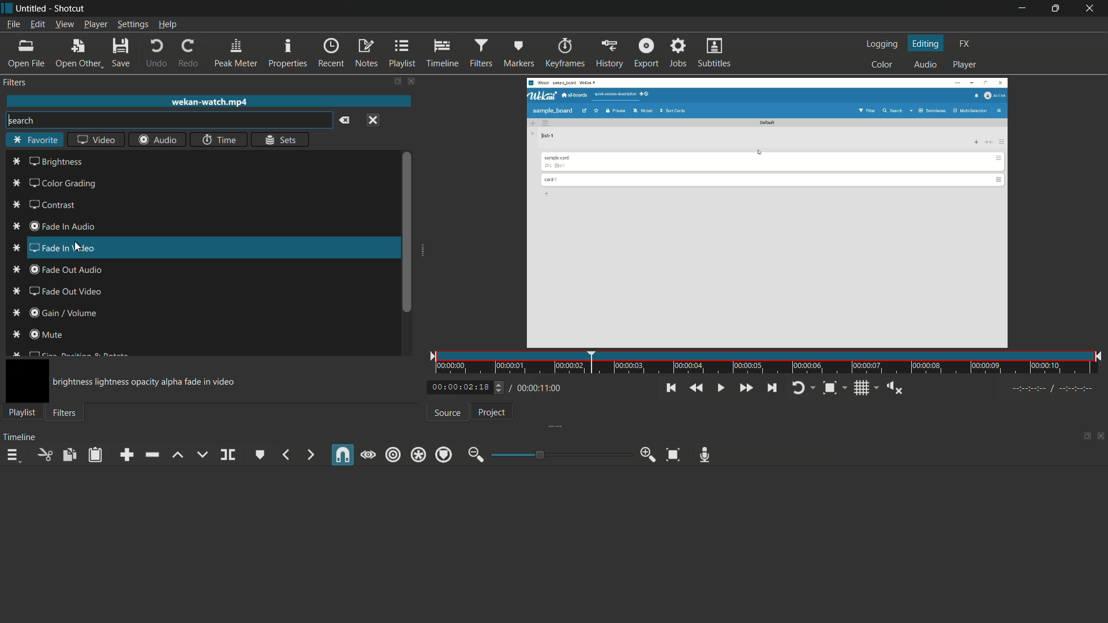  Describe the element at coordinates (542, 388) in the screenshot. I see `total time` at that location.